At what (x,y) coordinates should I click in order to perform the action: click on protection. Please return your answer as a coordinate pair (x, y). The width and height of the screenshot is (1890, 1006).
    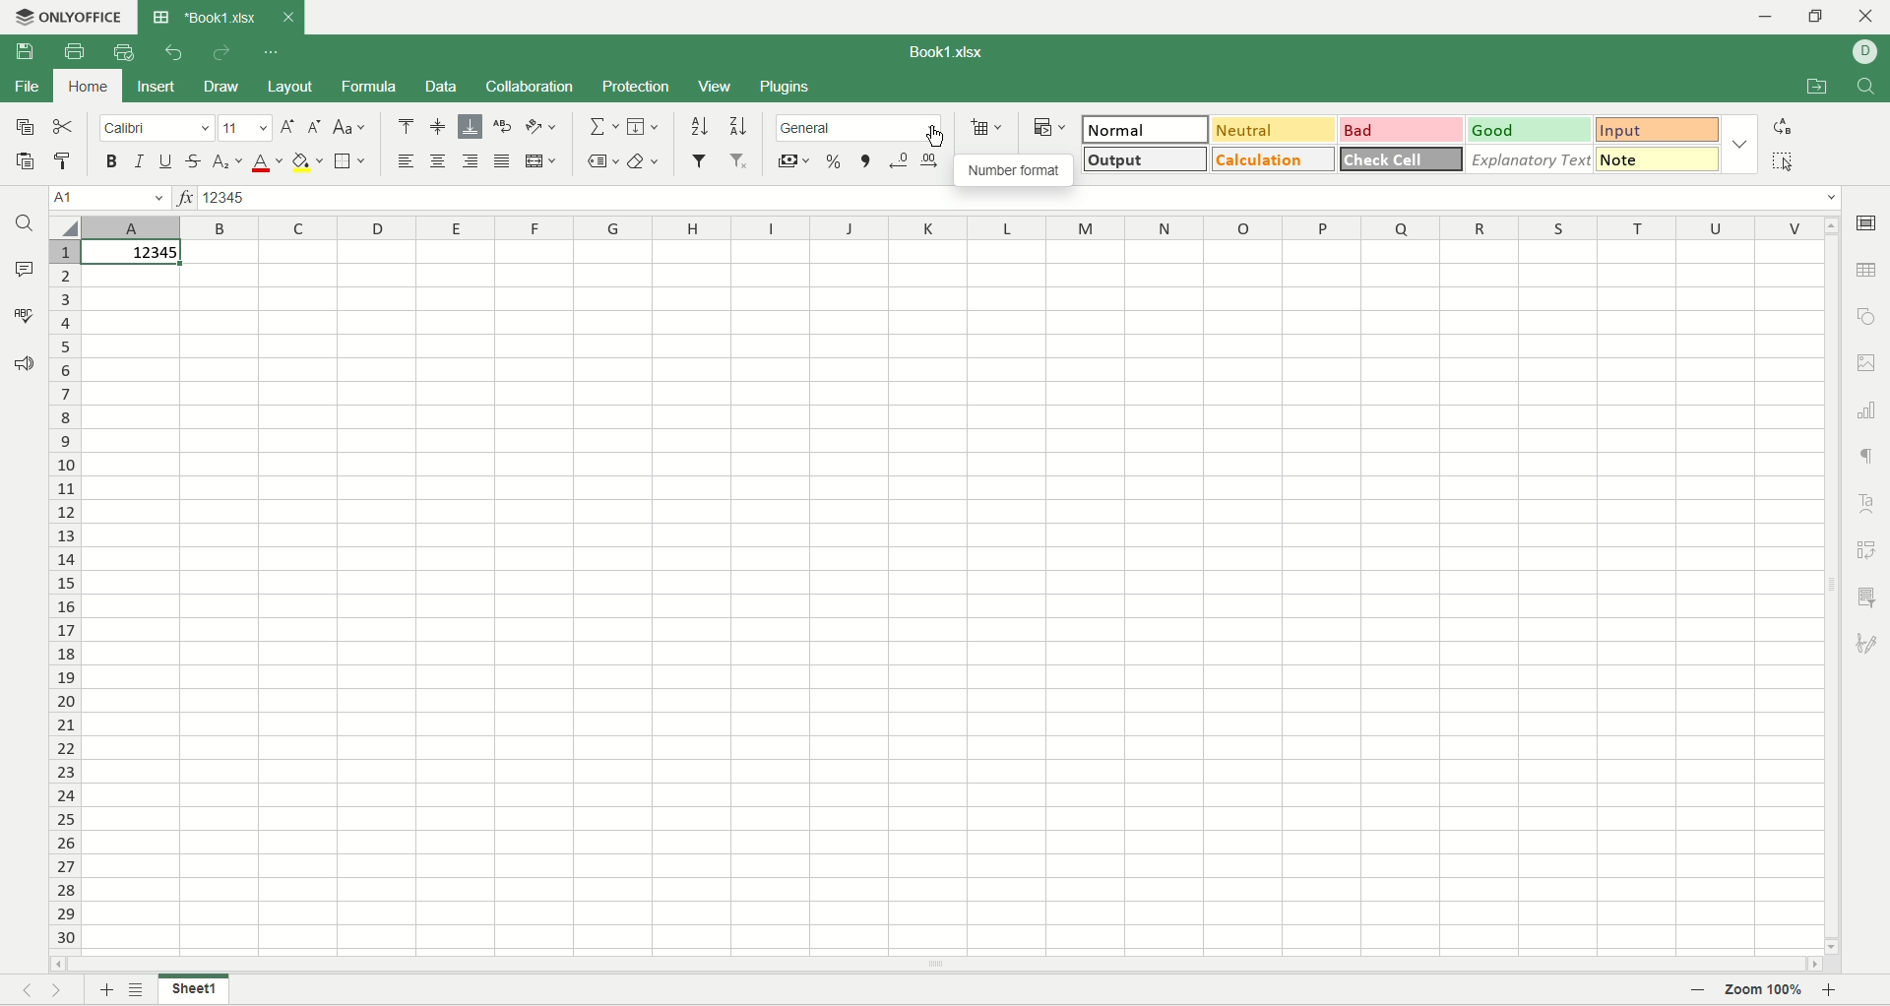
    Looking at the image, I should click on (634, 86).